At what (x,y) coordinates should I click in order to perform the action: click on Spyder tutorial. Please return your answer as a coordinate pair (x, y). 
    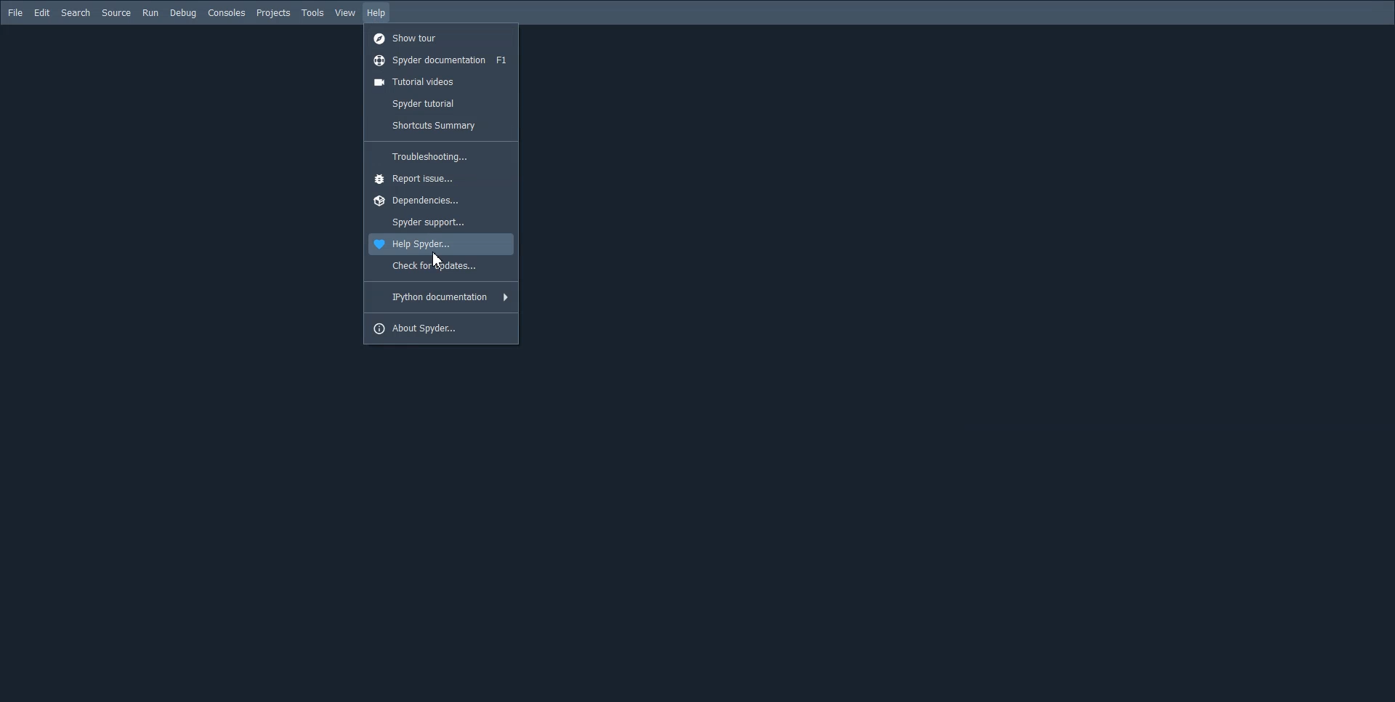
    Looking at the image, I should click on (440, 102).